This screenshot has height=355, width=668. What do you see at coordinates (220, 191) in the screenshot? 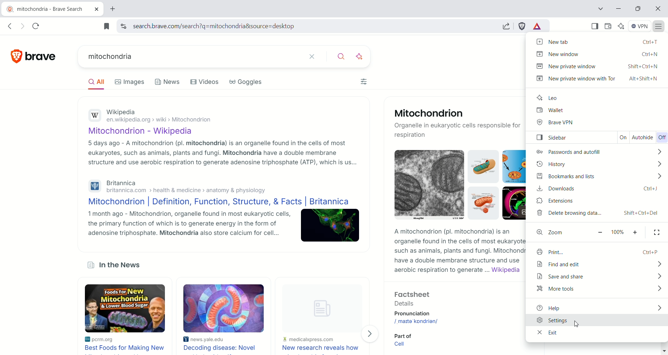
I see `Britannica britannica.com > health & medicine > anatomy & physiology Mitochondrion | Definition, Function, Structure, & Facts | Britannica` at bounding box center [220, 191].